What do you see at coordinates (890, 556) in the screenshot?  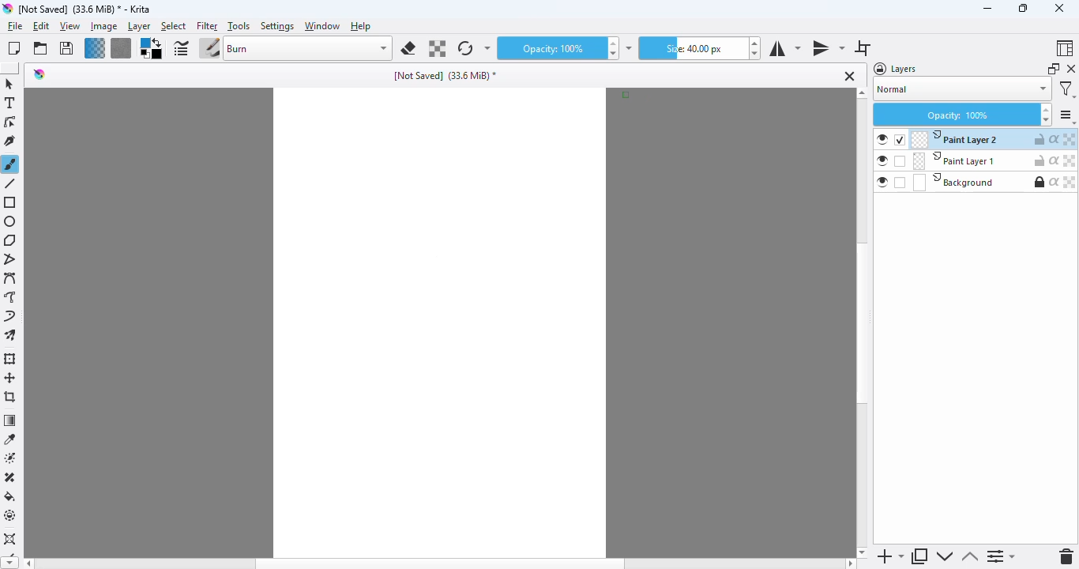 I see `add layer` at bounding box center [890, 556].